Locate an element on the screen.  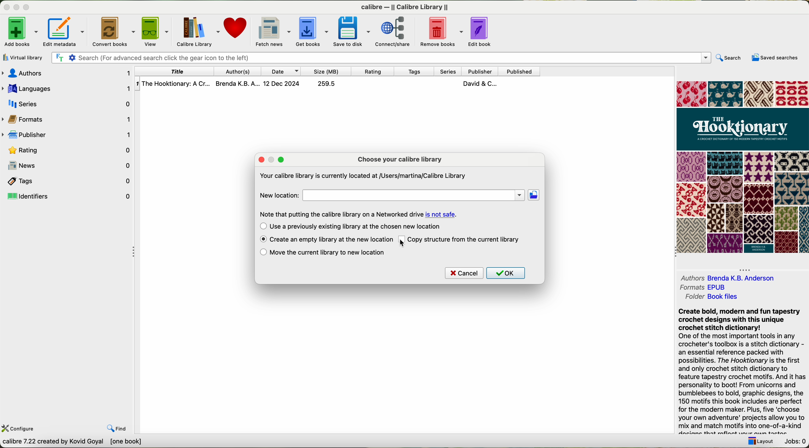
series is located at coordinates (67, 103).